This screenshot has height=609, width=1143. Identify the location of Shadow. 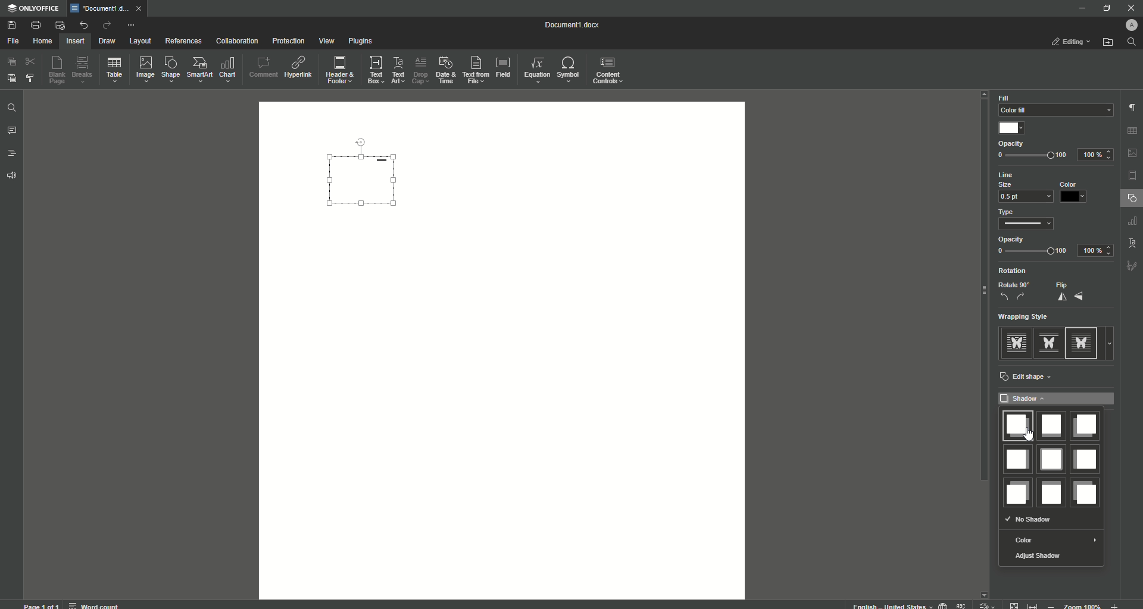
(1058, 398).